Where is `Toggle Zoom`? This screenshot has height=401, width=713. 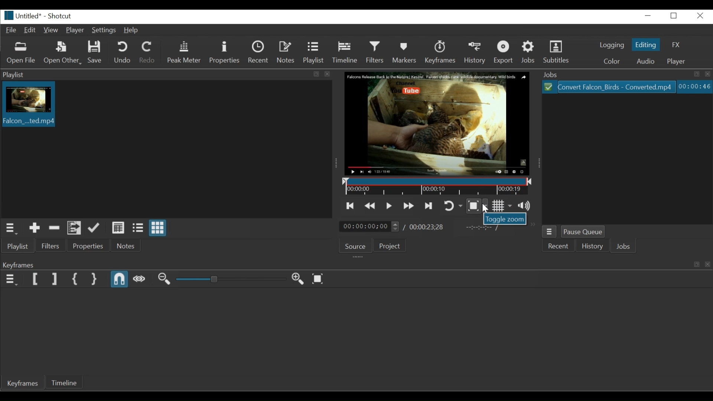
Toggle Zoom is located at coordinates (507, 219).